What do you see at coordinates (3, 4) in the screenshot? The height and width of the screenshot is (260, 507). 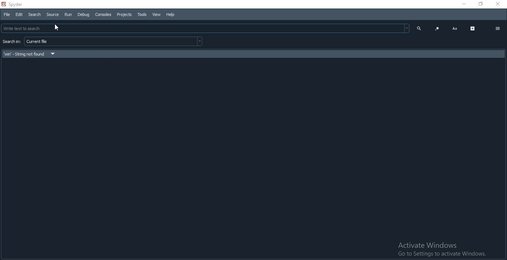 I see `spyder logo` at bounding box center [3, 4].